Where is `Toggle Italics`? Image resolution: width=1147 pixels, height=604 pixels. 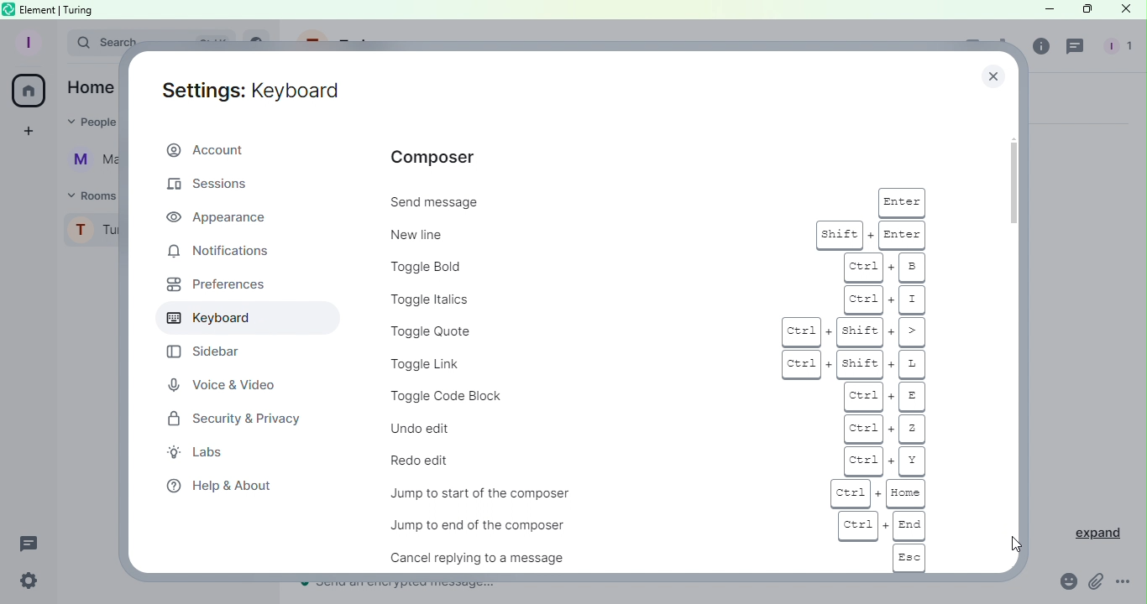 Toggle Italics is located at coordinates (568, 298).